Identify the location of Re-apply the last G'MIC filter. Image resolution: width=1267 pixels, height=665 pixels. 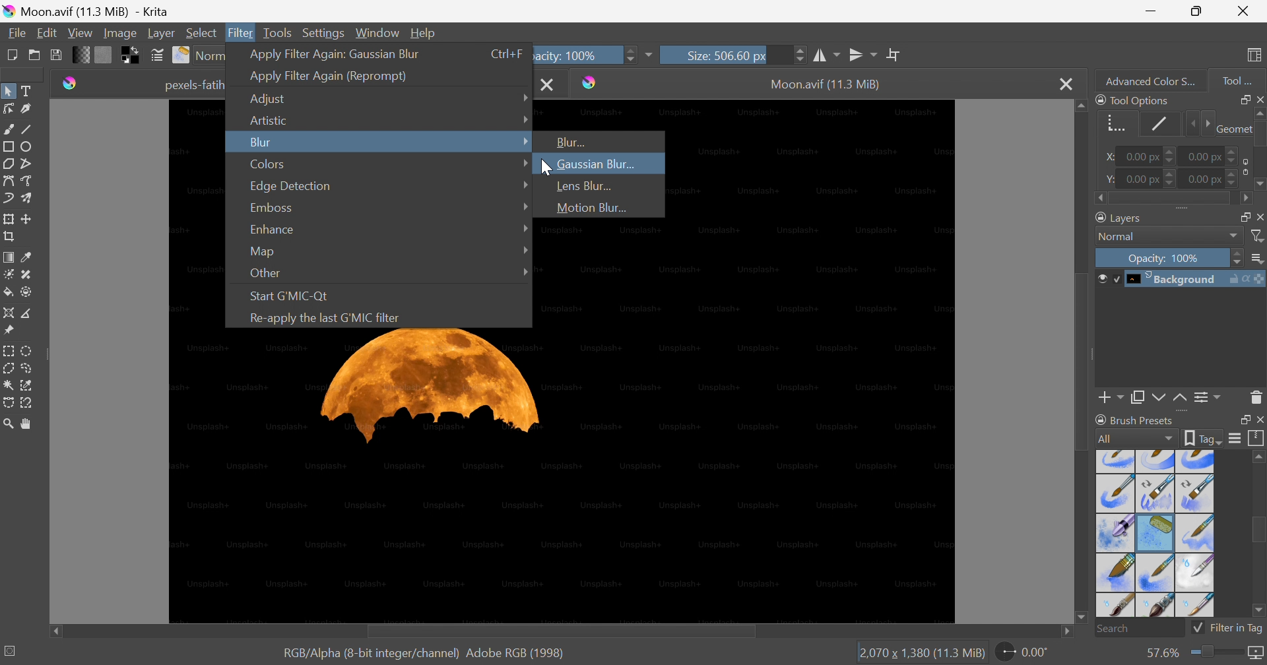
(327, 319).